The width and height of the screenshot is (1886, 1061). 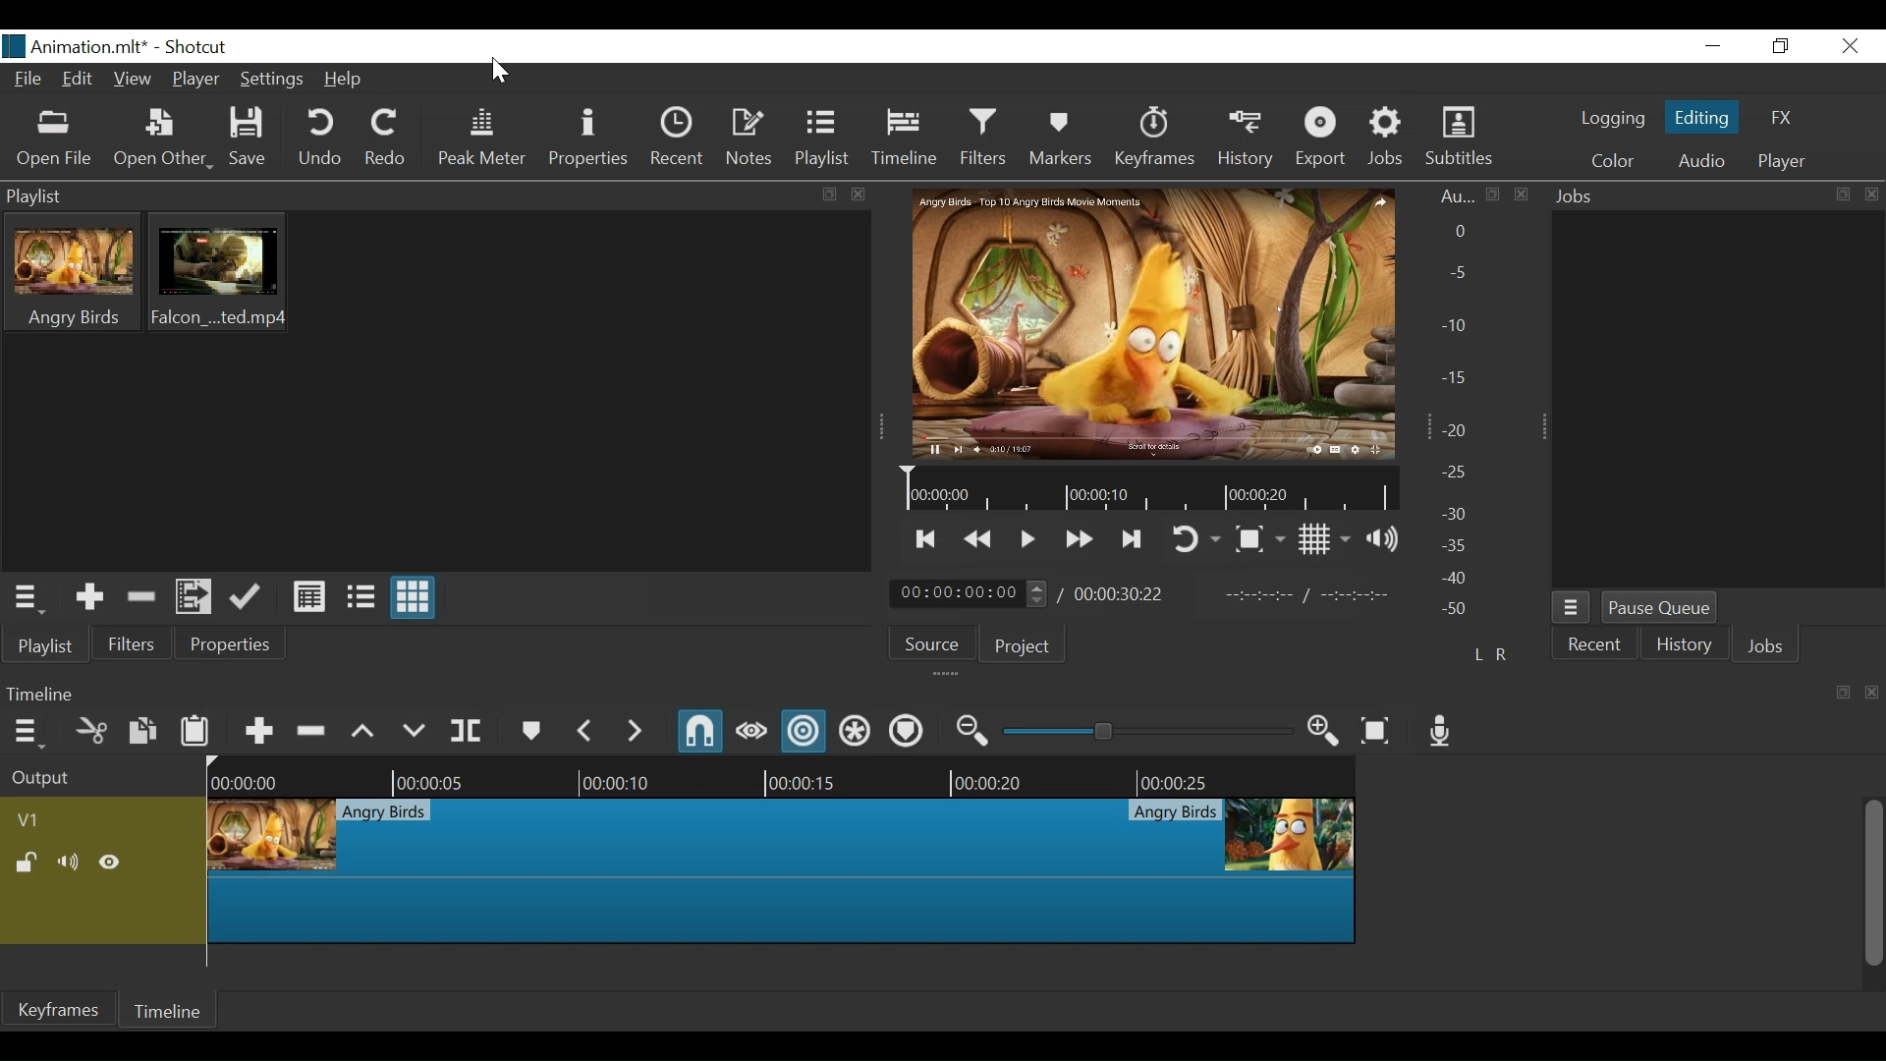 What do you see at coordinates (781, 870) in the screenshot?
I see `Clip` at bounding box center [781, 870].